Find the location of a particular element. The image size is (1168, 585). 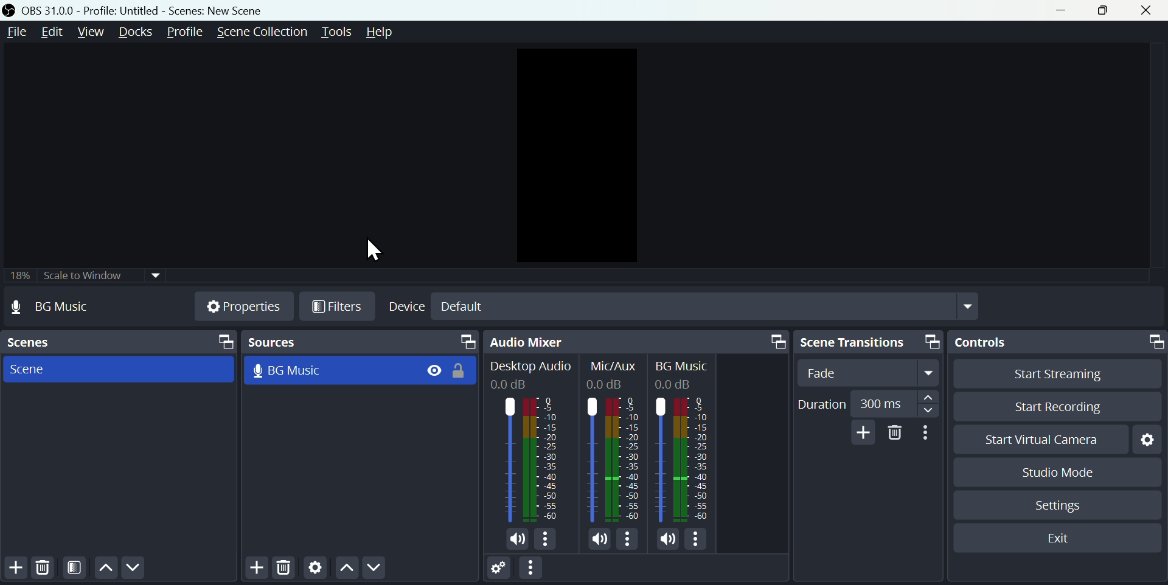

Docks is located at coordinates (134, 31).